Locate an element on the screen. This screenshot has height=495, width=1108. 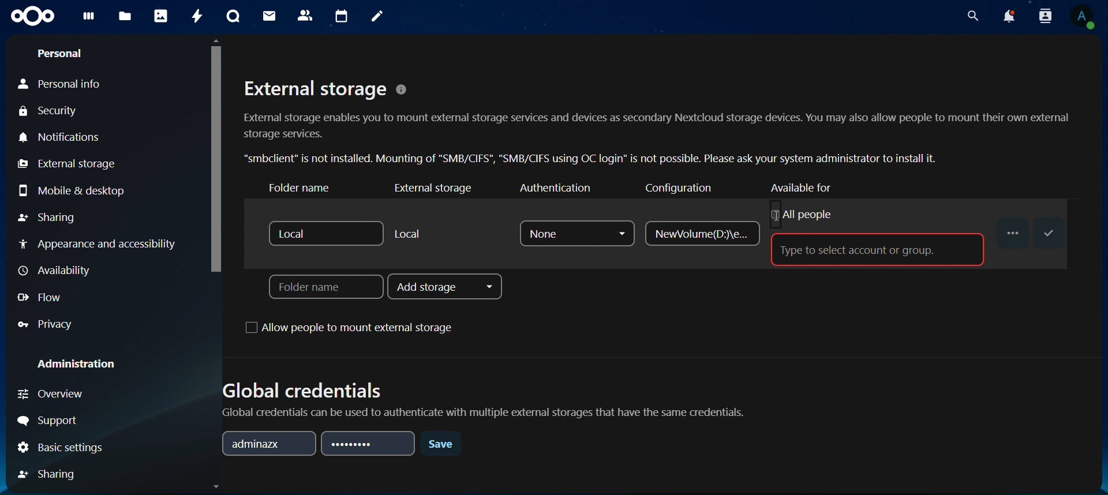
search contacts is located at coordinates (1045, 16).